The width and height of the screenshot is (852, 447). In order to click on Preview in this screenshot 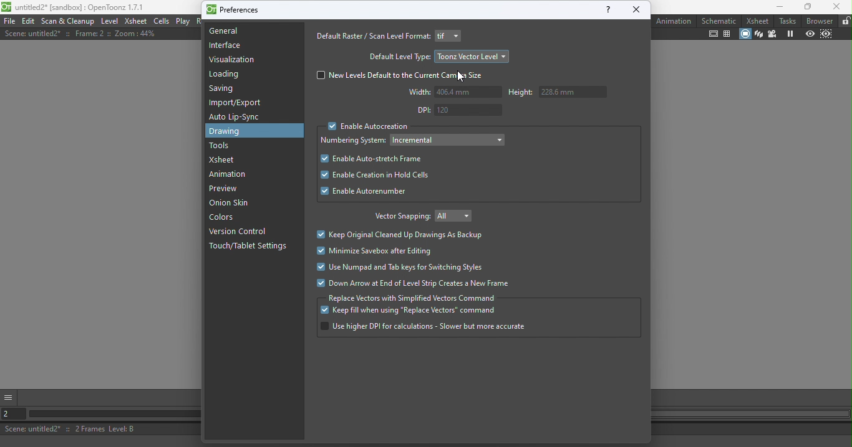, I will do `click(223, 189)`.